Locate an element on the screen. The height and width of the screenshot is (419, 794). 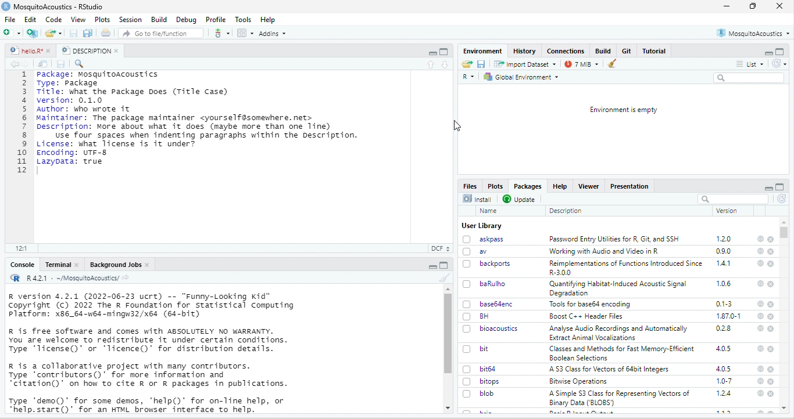
Load workspace is located at coordinates (467, 64).